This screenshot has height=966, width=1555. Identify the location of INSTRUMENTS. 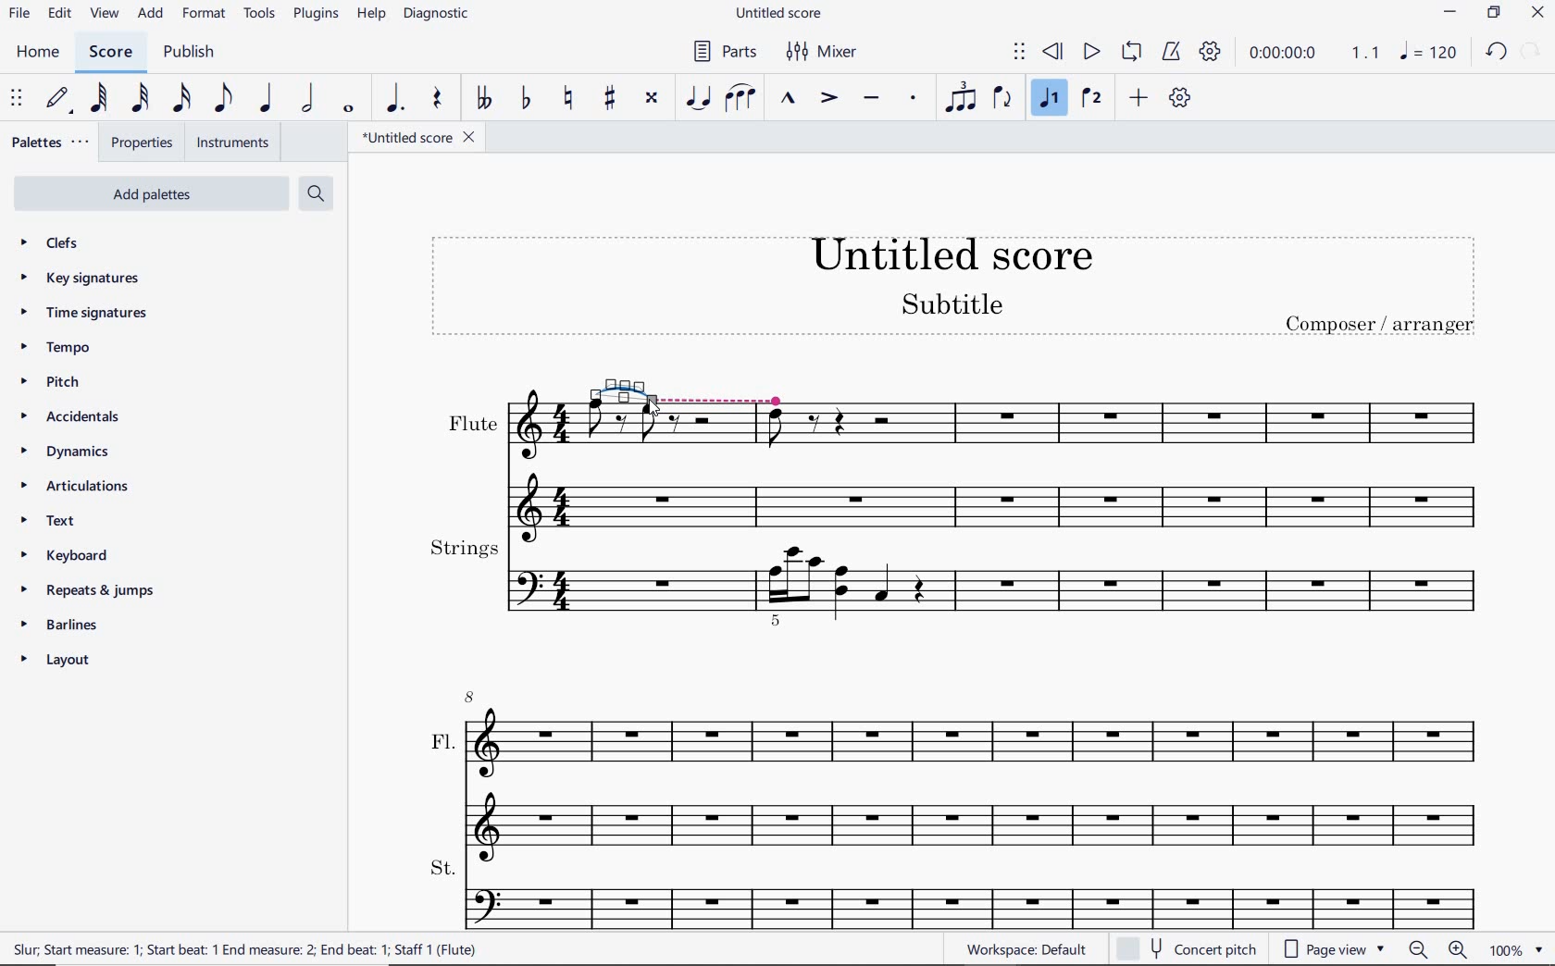
(230, 142).